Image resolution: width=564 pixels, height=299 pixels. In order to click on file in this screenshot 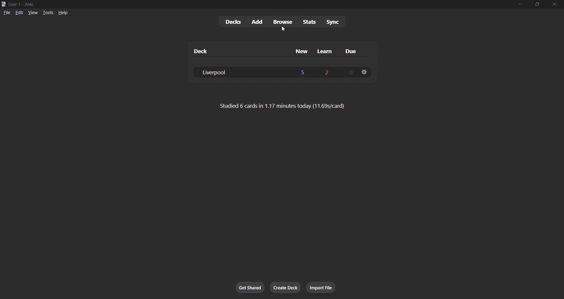, I will do `click(6, 13)`.